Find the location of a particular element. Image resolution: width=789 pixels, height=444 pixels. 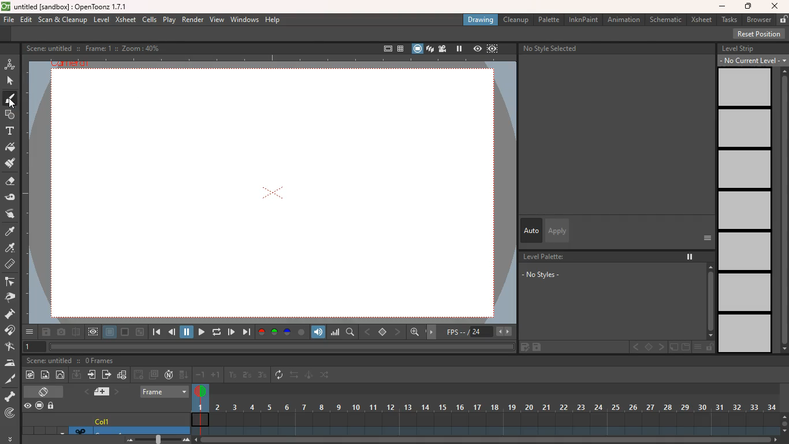

animate is located at coordinates (309, 376).